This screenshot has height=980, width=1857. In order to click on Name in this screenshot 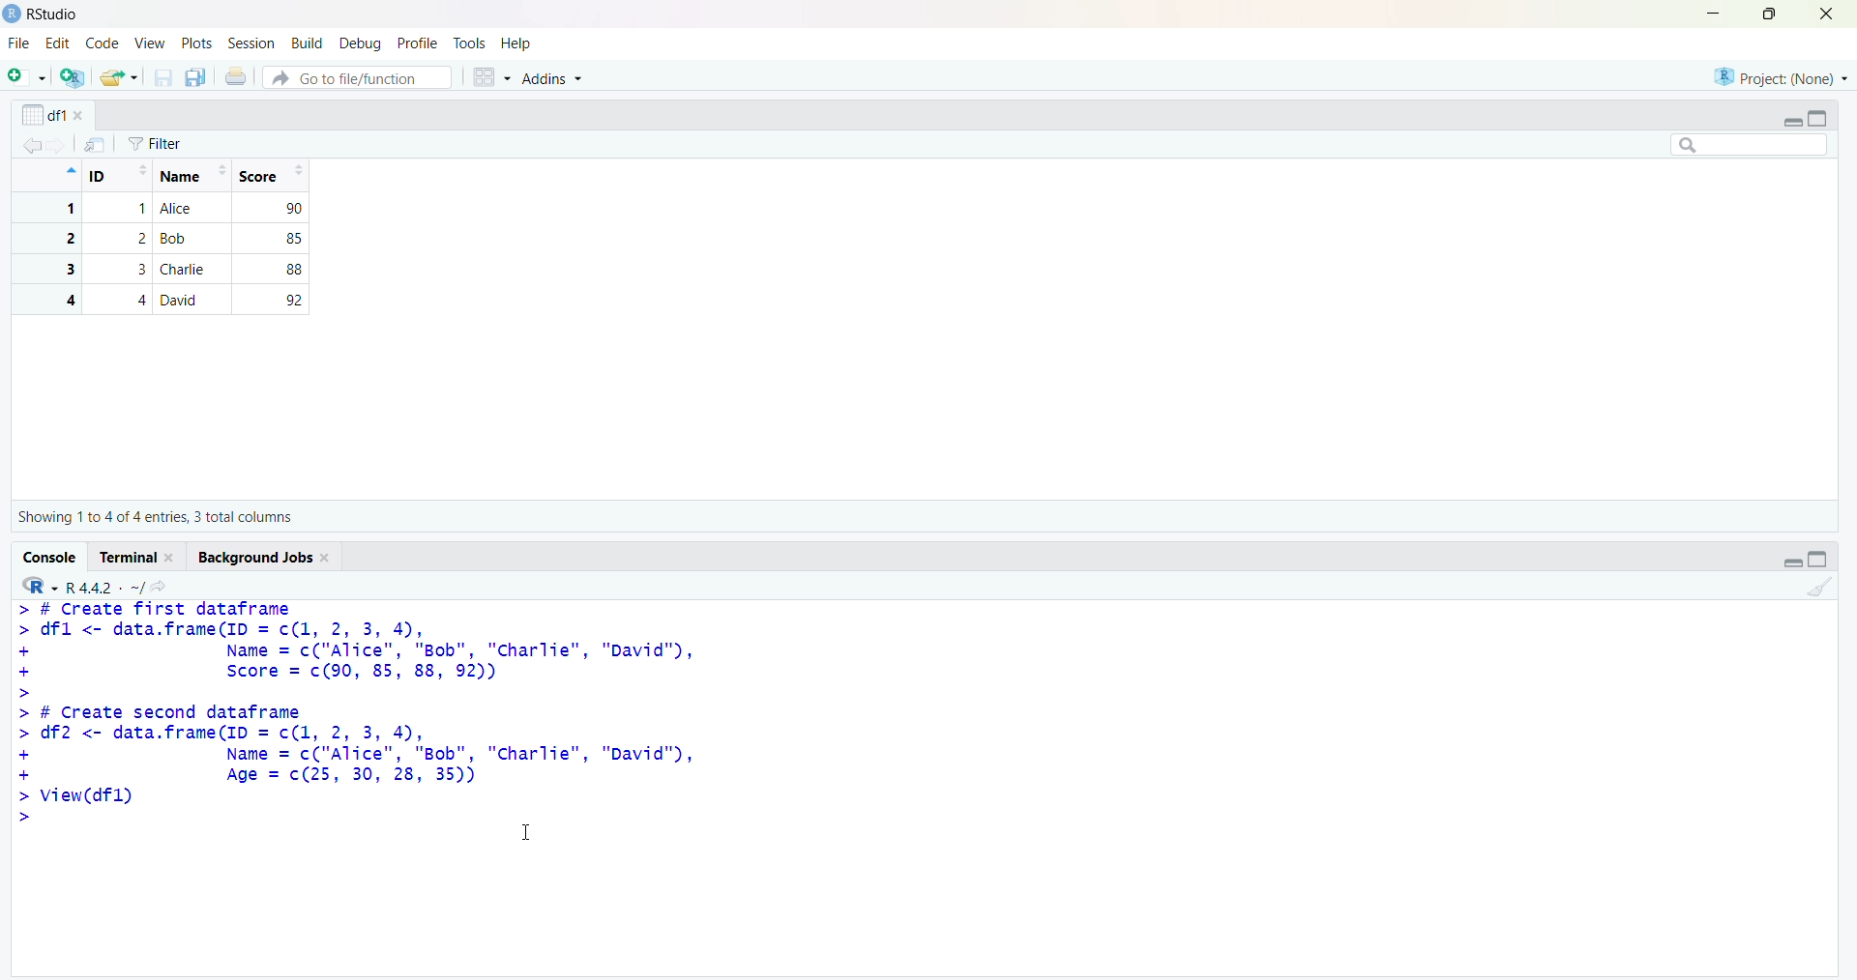, I will do `click(192, 176)`.